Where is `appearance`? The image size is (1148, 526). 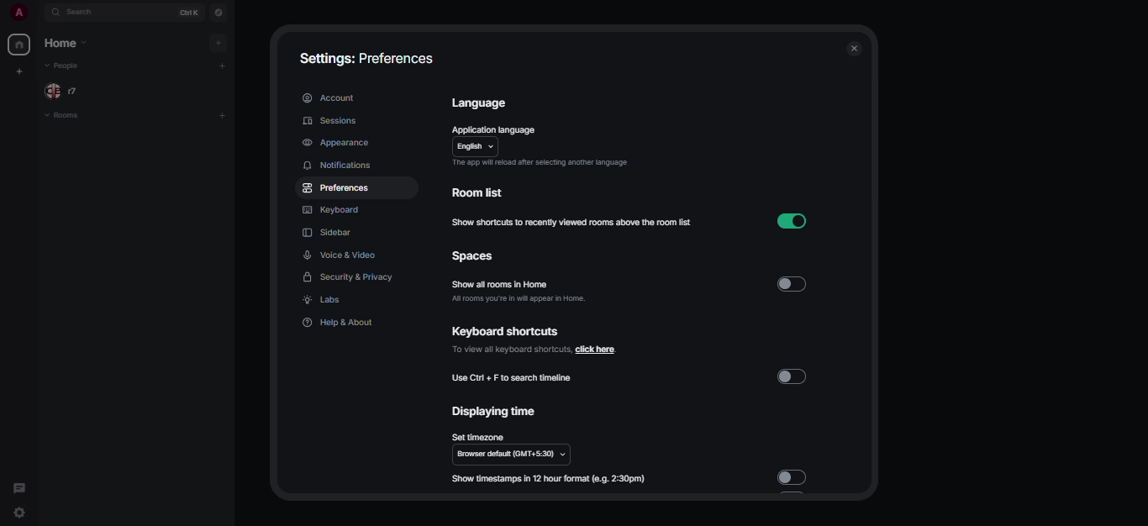
appearance is located at coordinates (336, 143).